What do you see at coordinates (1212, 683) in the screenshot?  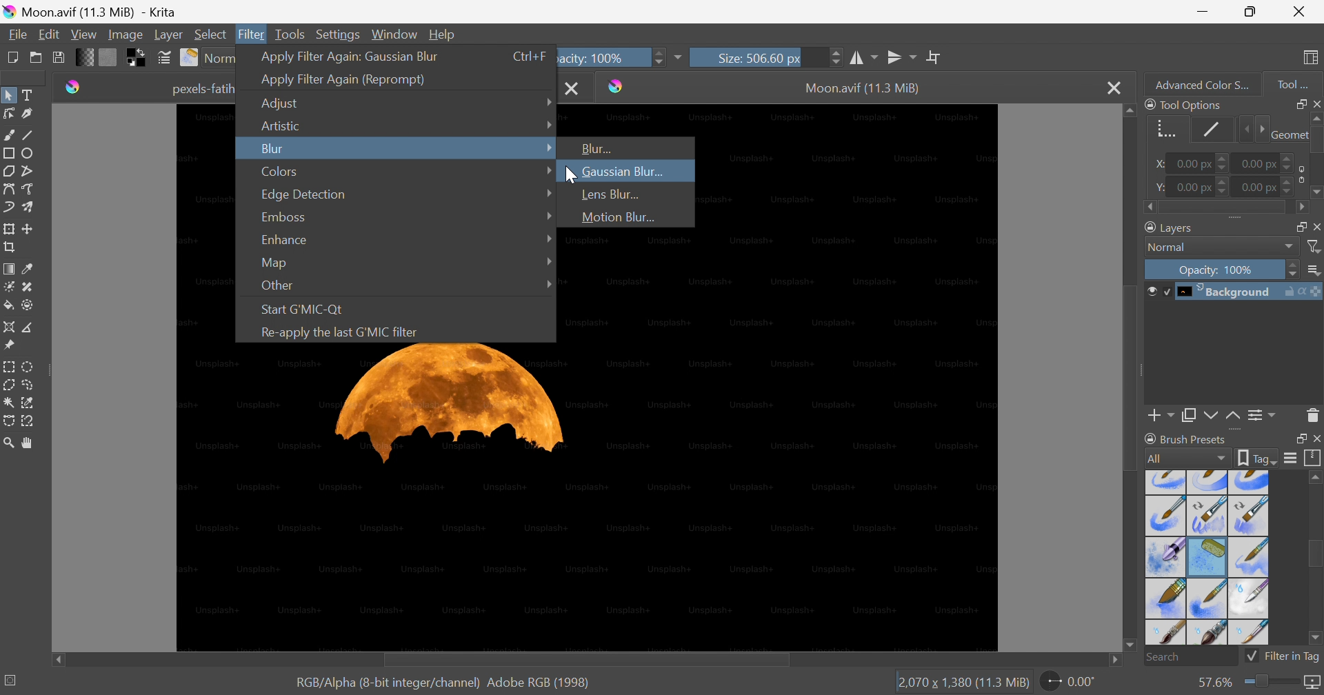 I see `57.6%` at bounding box center [1212, 683].